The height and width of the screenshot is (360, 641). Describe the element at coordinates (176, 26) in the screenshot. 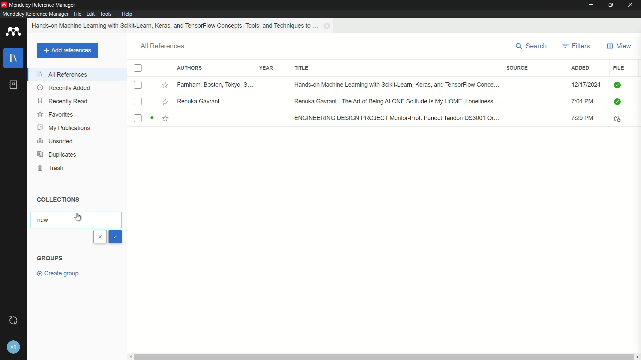

I see `book name` at that location.